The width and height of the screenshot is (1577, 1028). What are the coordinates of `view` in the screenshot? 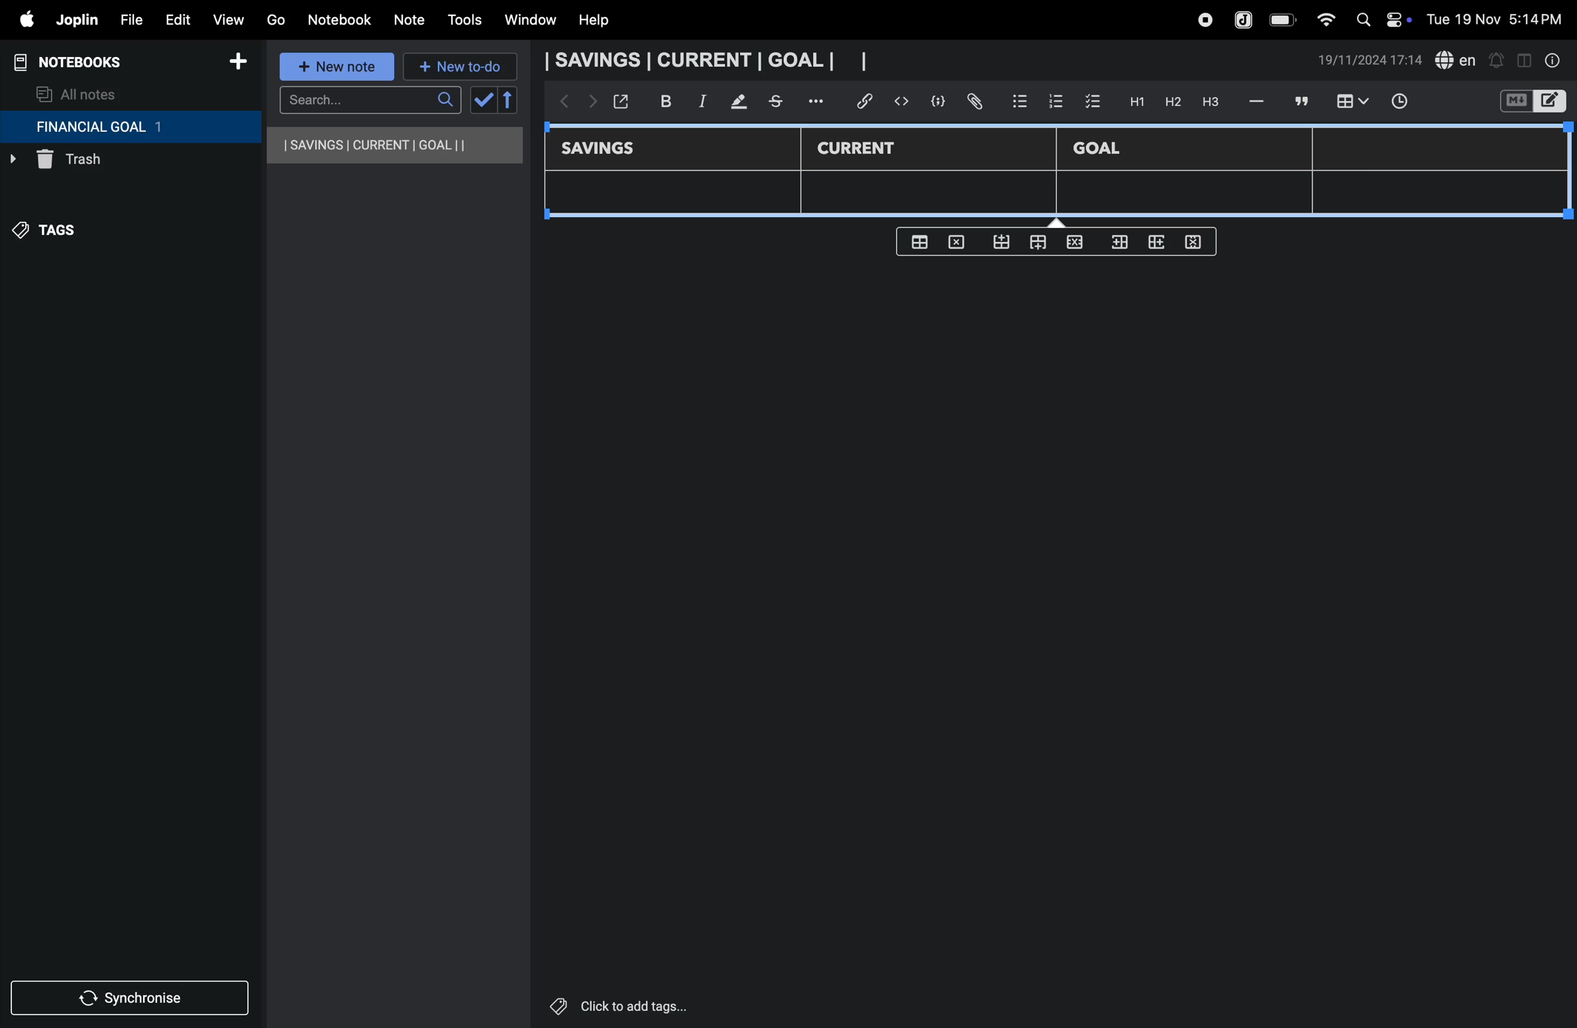 It's located at (227, 17).